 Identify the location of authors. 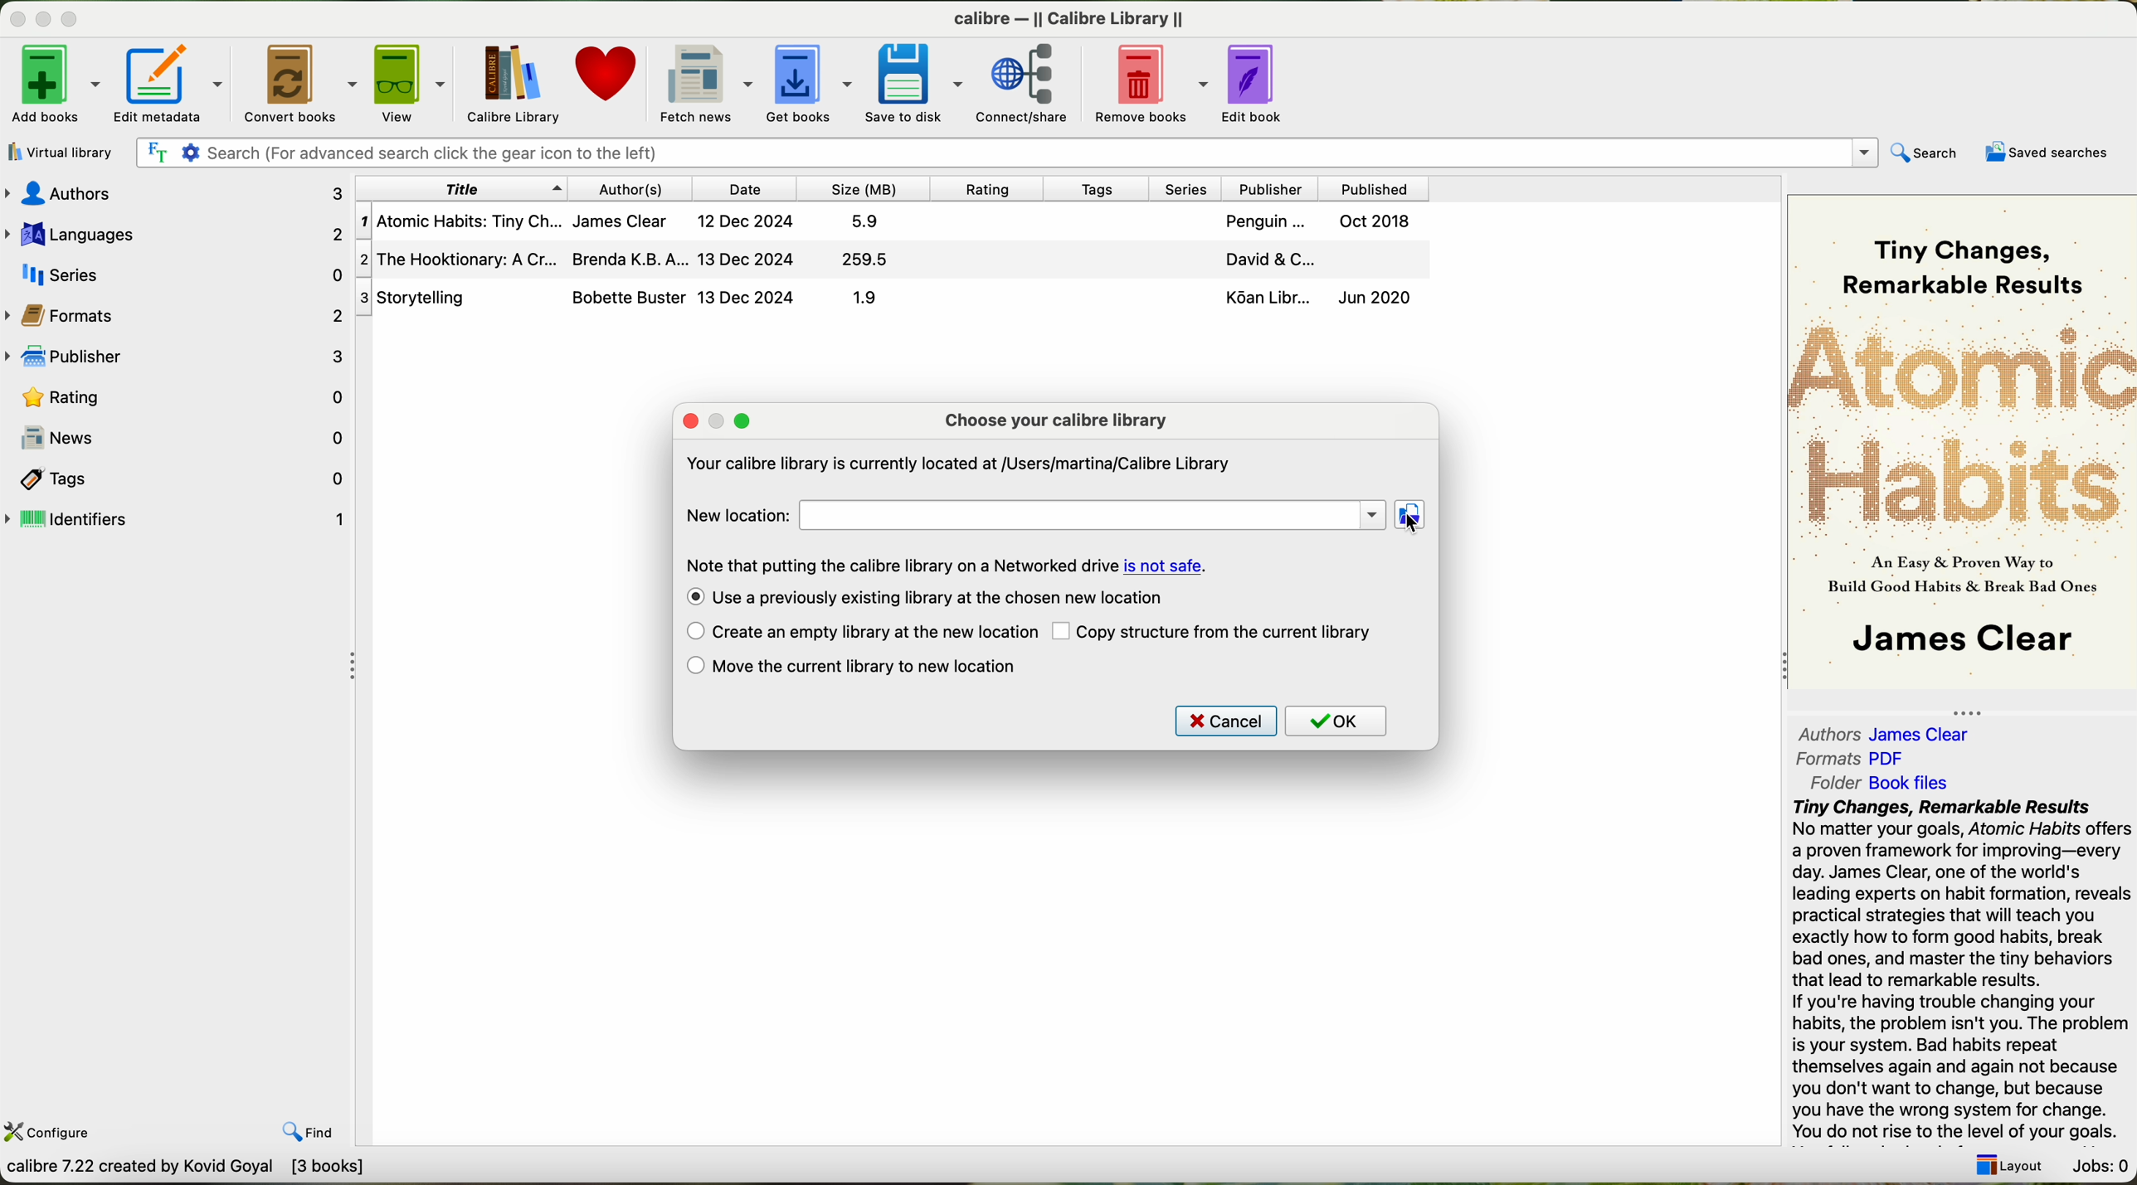
(173, 192).